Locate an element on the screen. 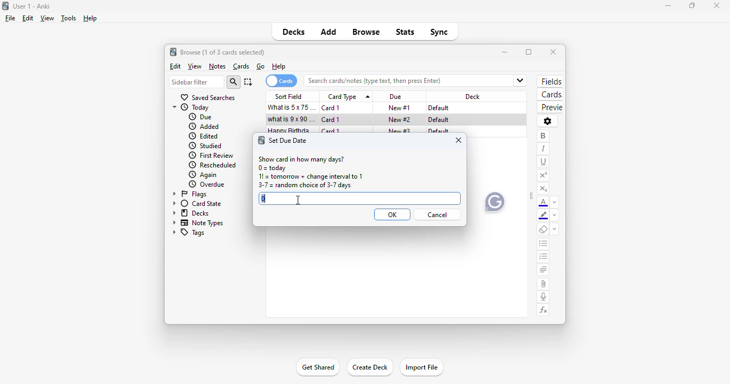  select is located at coordinates (248, 82).